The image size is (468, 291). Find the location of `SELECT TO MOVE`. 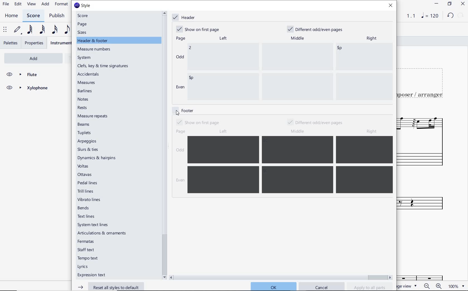

SELECT TO MOVE is located at coordinates (5, 30).